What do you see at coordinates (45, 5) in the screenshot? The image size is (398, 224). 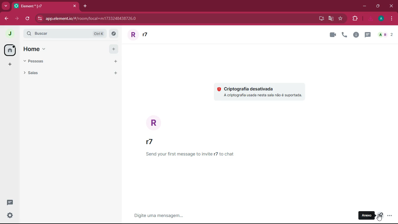 I see `element* |r7` at bounding box center [45, 5].